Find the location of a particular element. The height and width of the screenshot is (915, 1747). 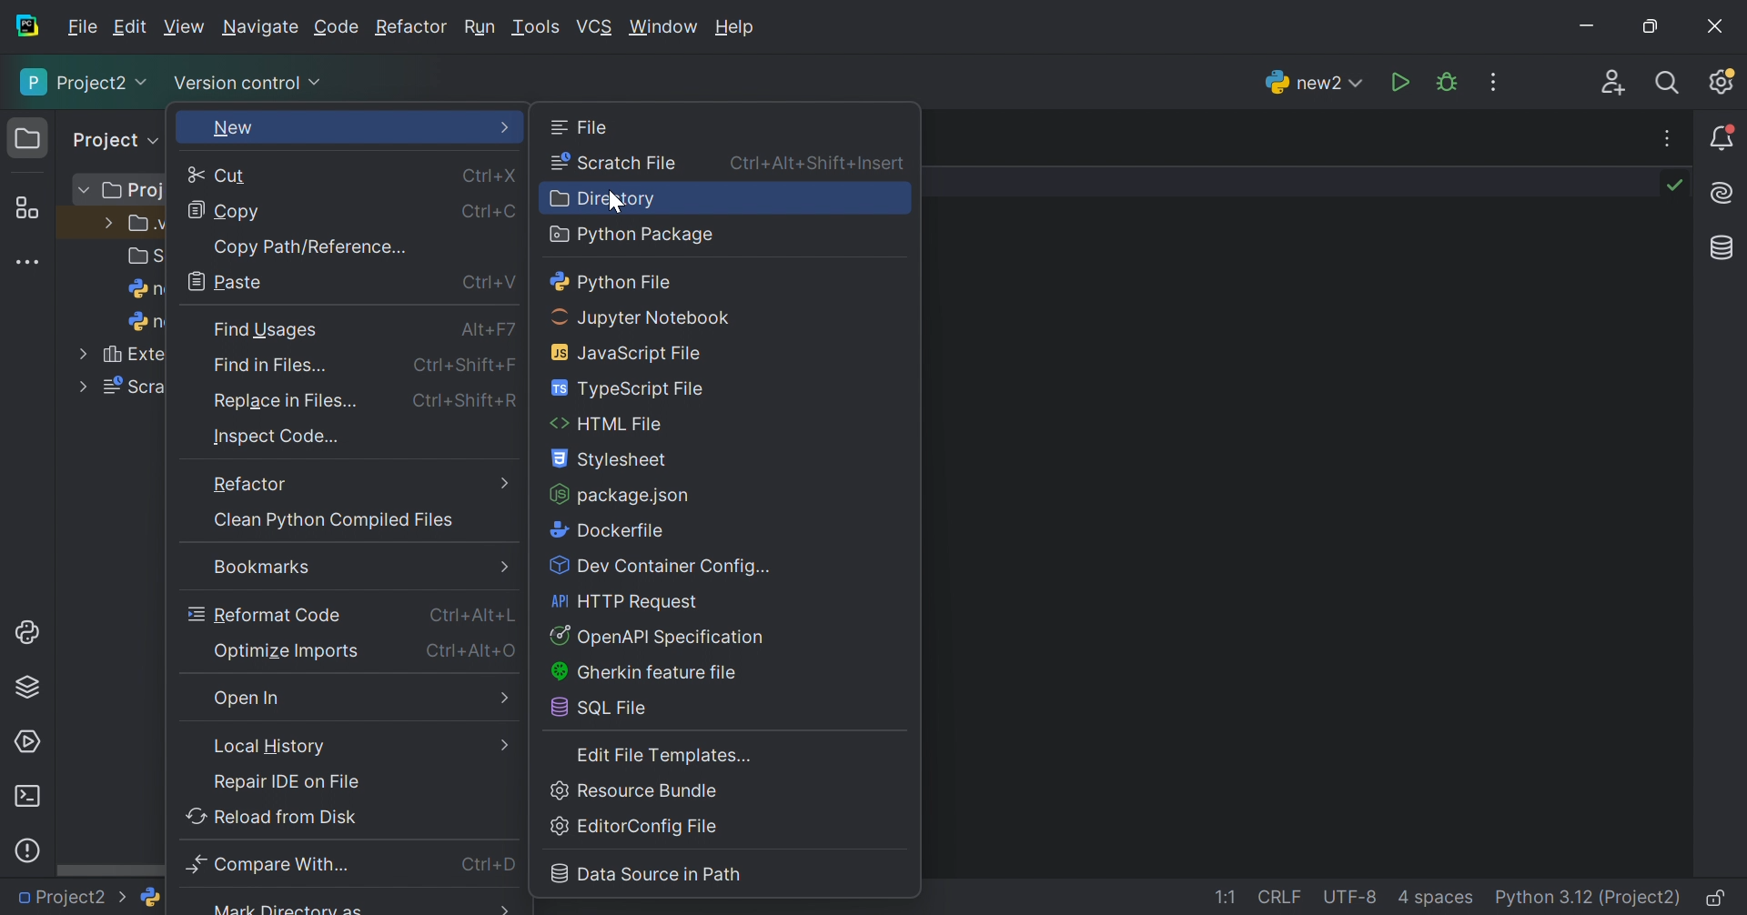

Help is located at coordinates (732, 25).